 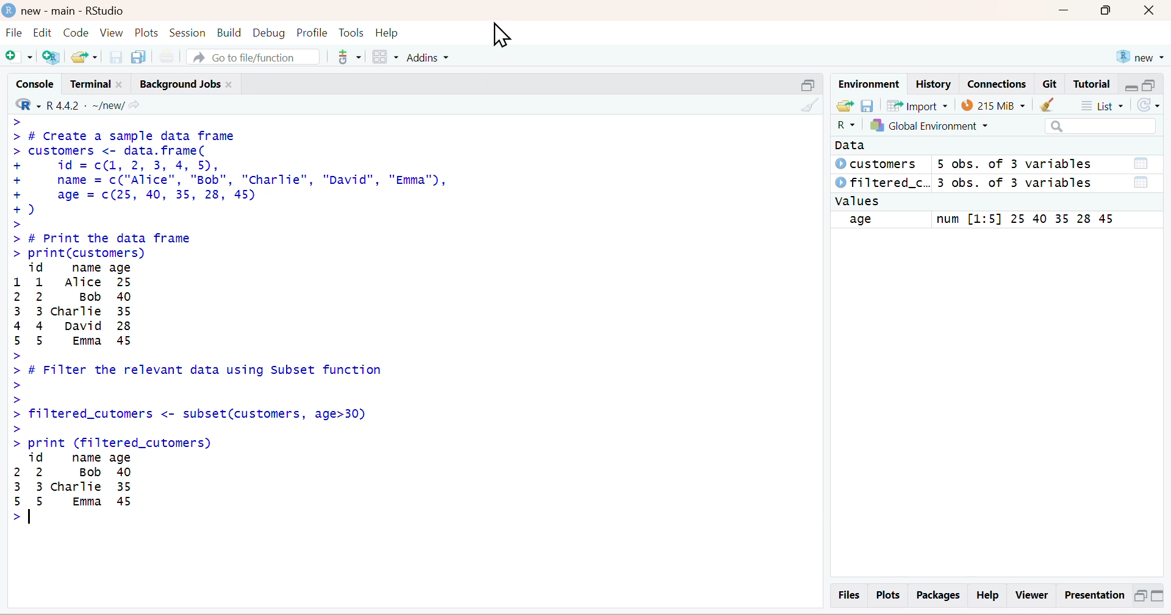 What do you see at coordinates (112, 32) in the screenshot?
I see `View` at bounding box center [112, 32].